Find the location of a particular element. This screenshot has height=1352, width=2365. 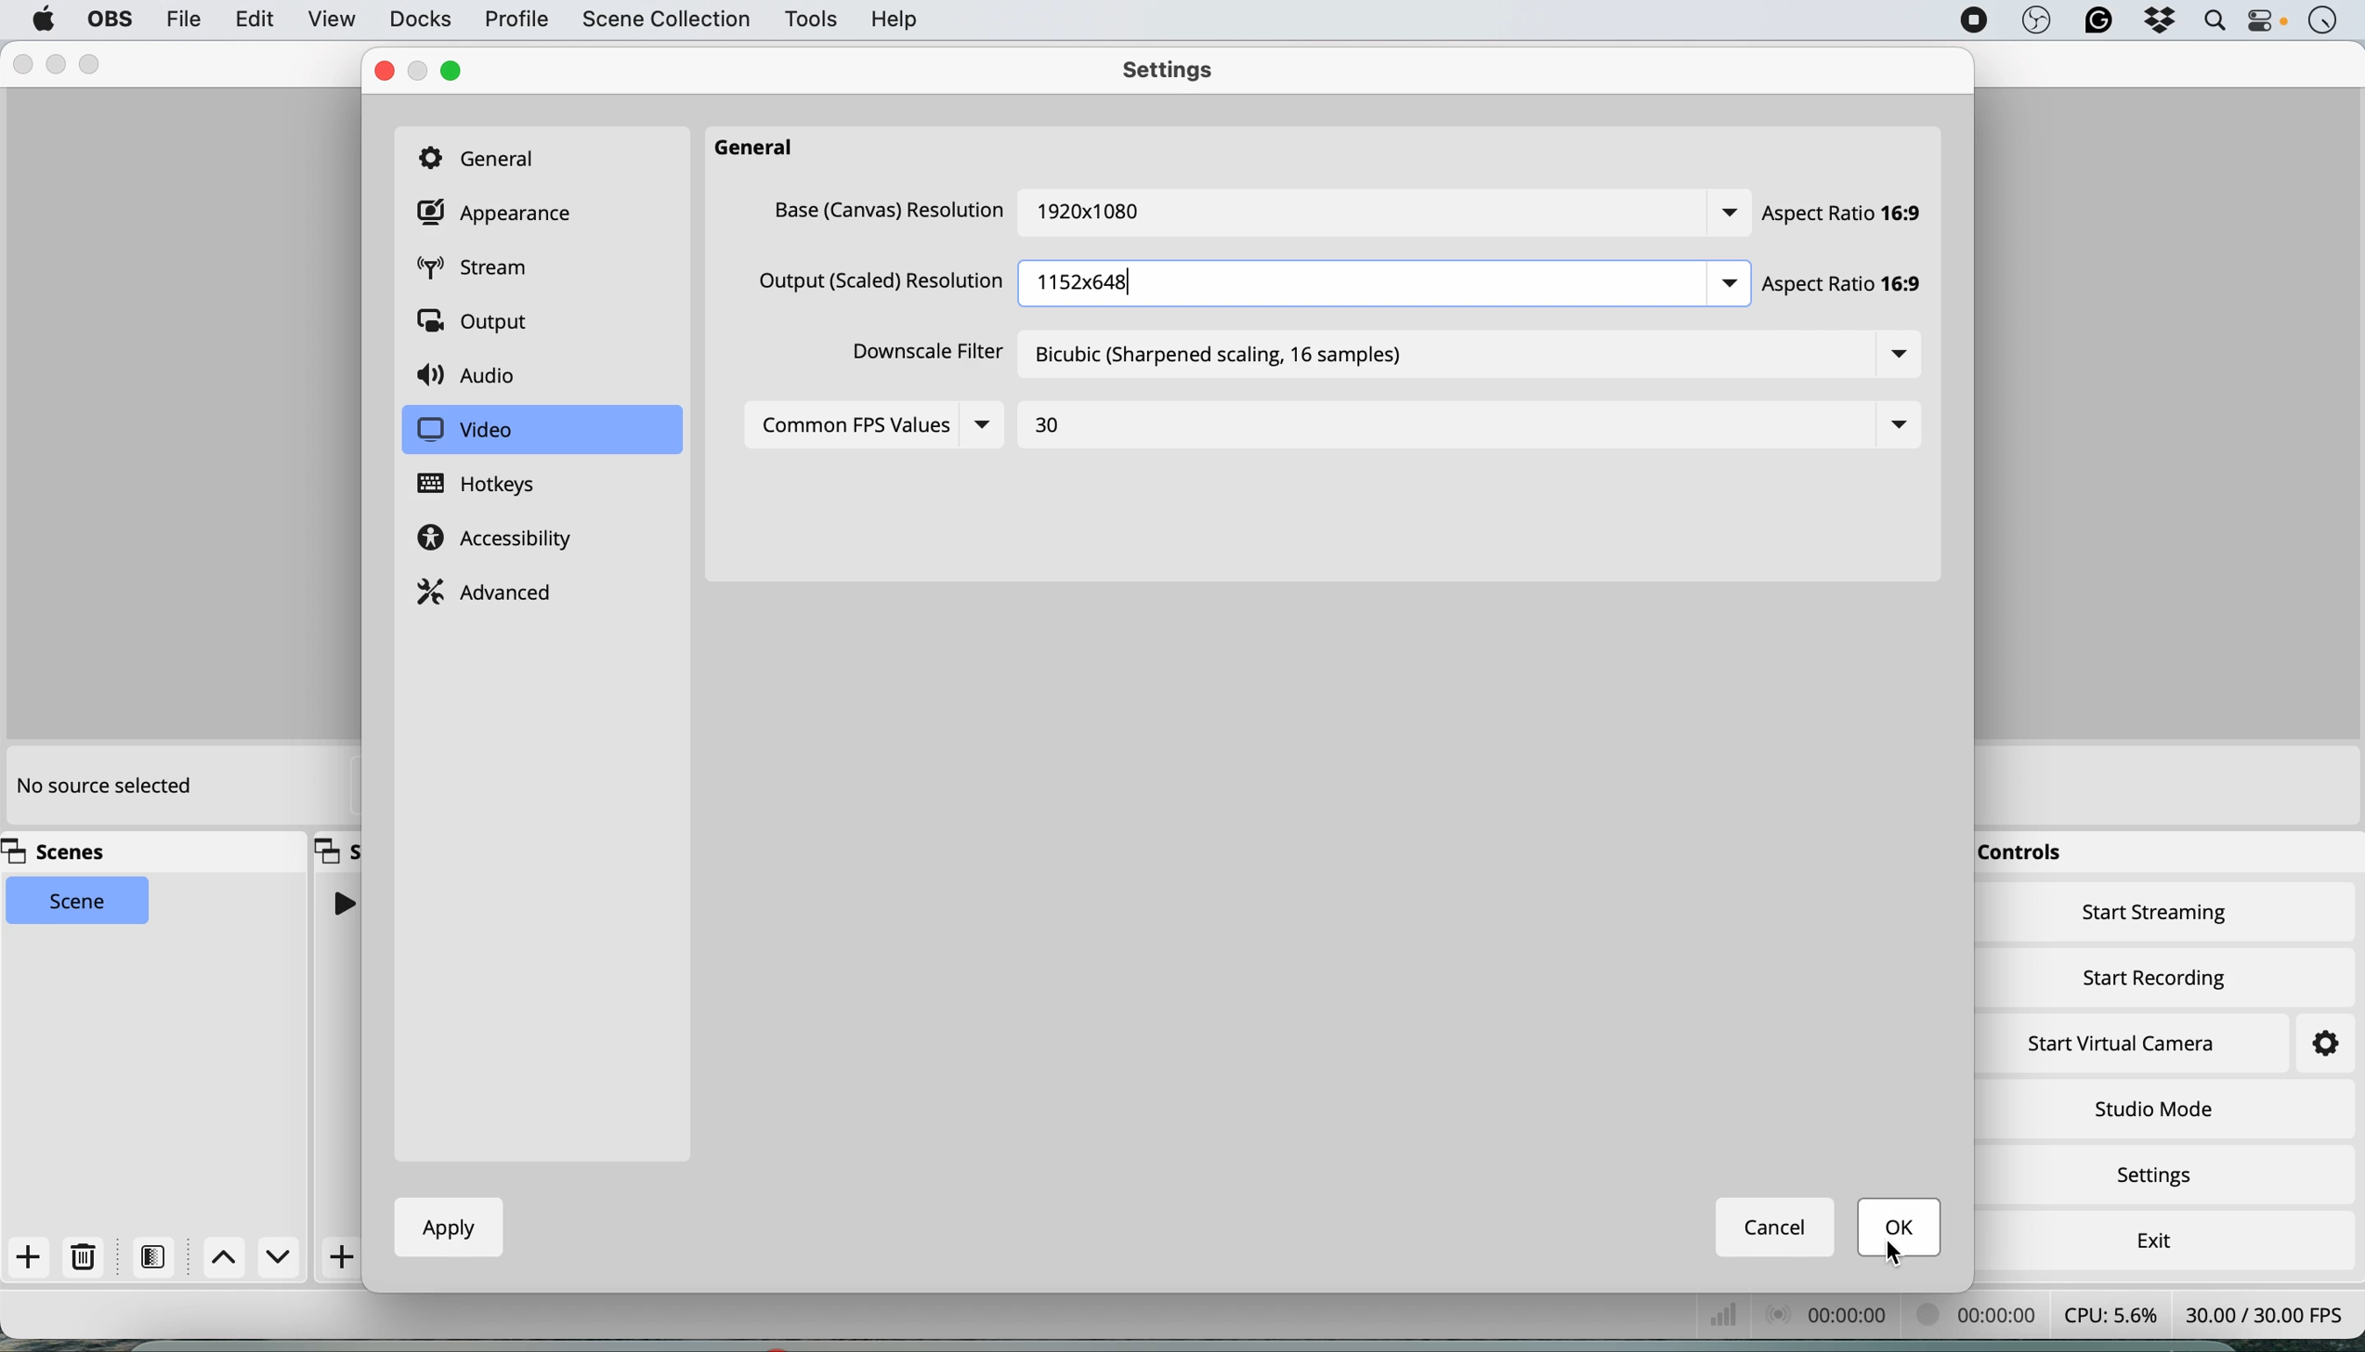

Copy  is located at coordinates (338, 849).